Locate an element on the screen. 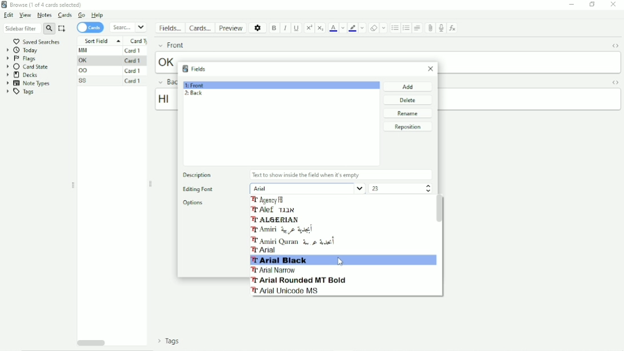  Close is located at coordinates (432, 69).